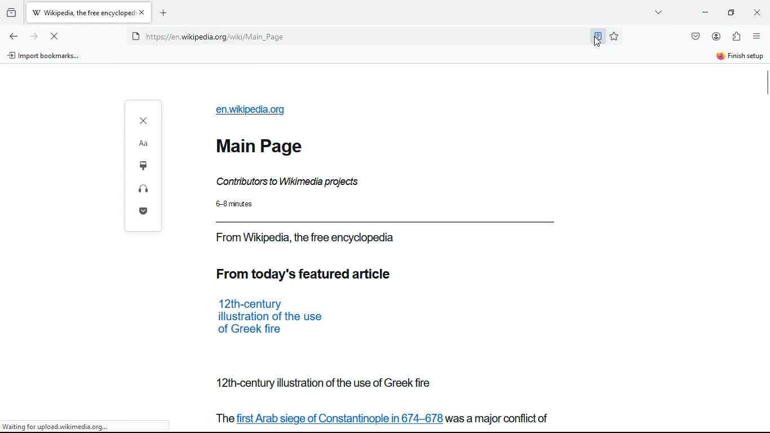 Image resolution: width=770 pixels, height=433 pixels. Describe the element at coordinates (389, 418) in the screenshot. I see `from today featured action` at that location.